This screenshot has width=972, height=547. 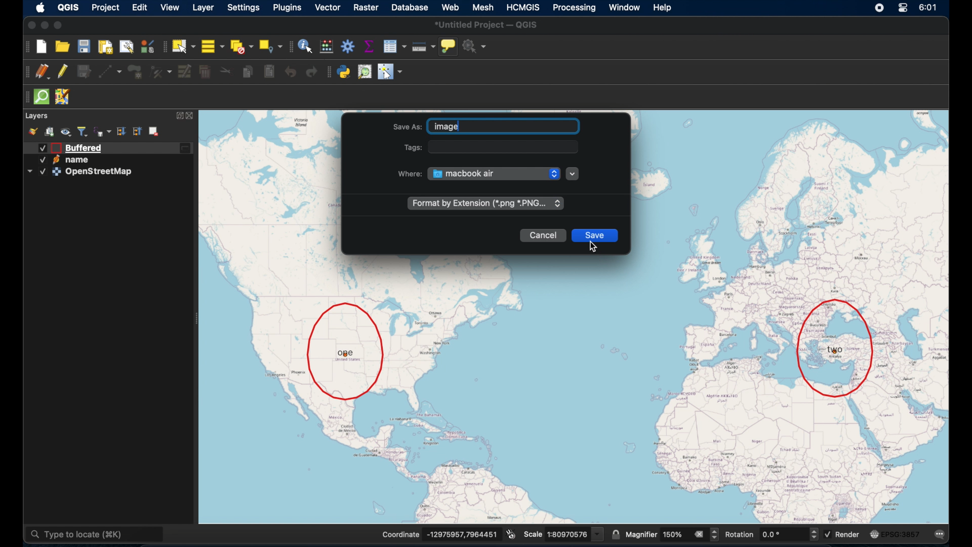 I want to click on icon, so click(x=874, y=534).